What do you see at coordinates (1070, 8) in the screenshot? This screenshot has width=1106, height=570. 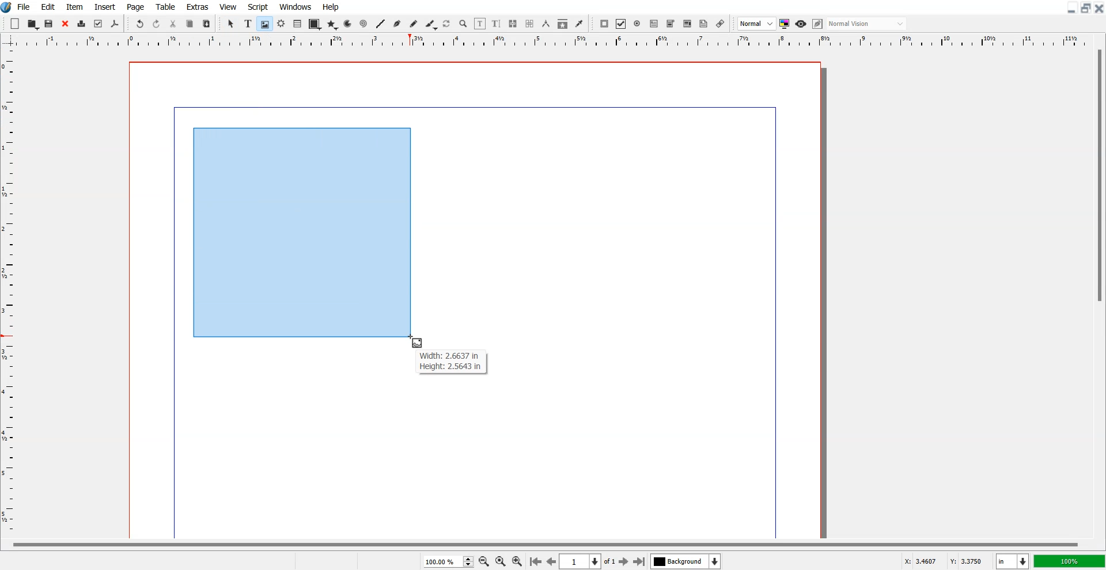 I see `Minimize` at bounding box center [1070, 8].